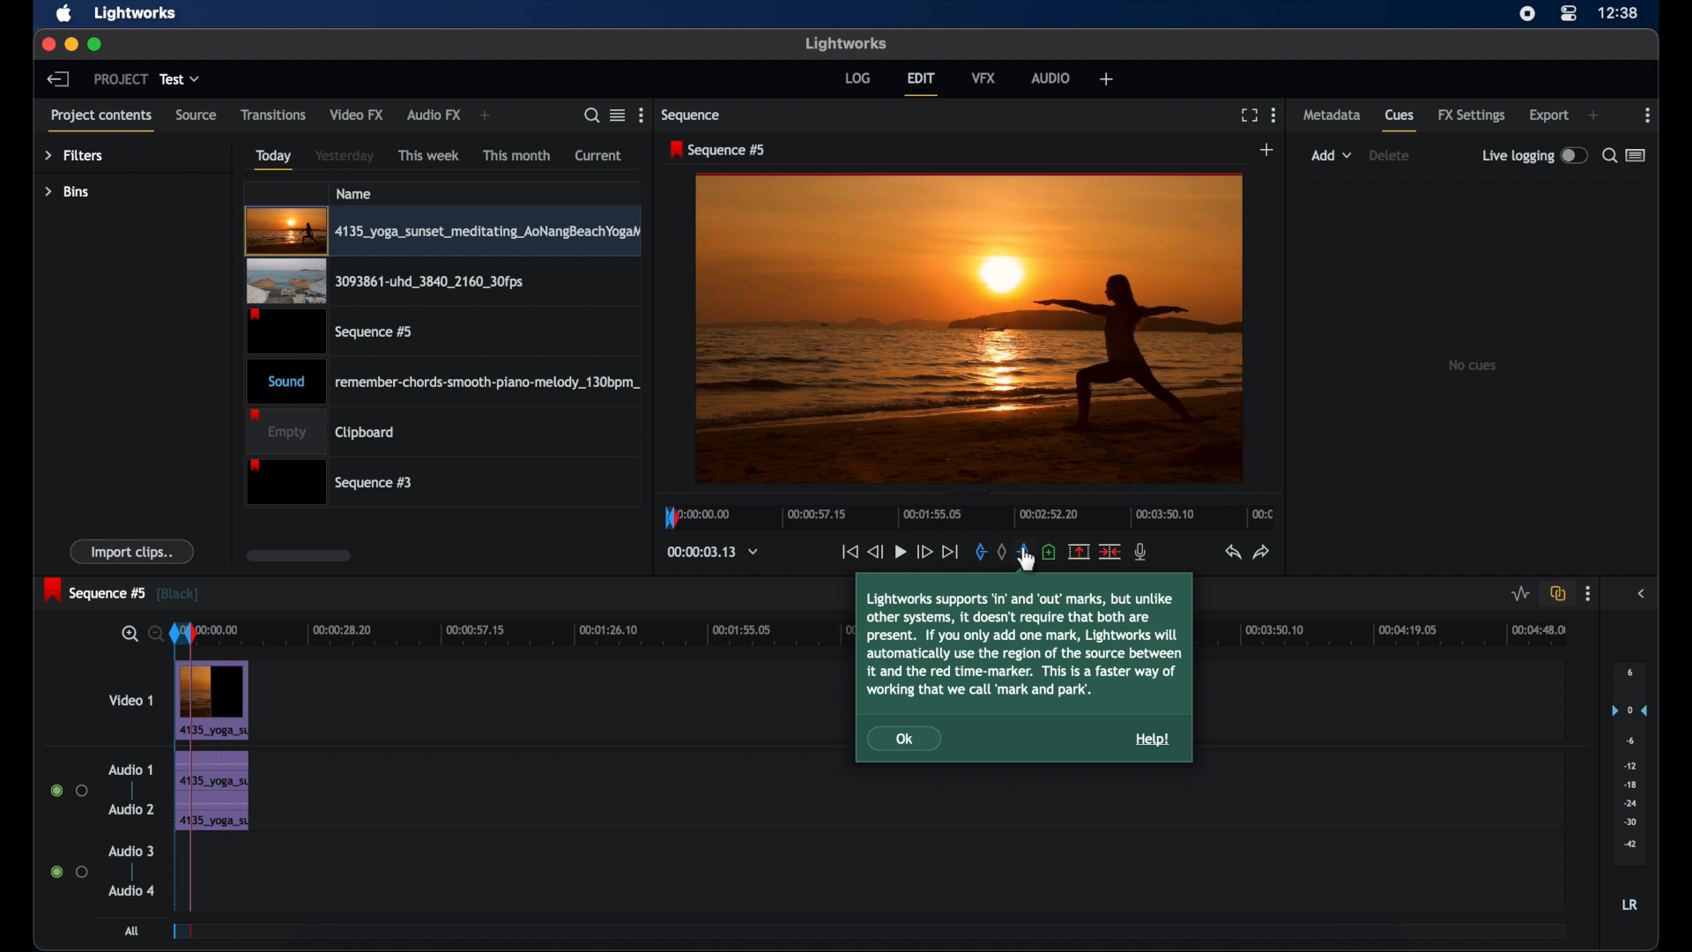 Image resolution: width=1692 pixels, height=952 pixels. I want to click on audio clip, so click(443, 382).